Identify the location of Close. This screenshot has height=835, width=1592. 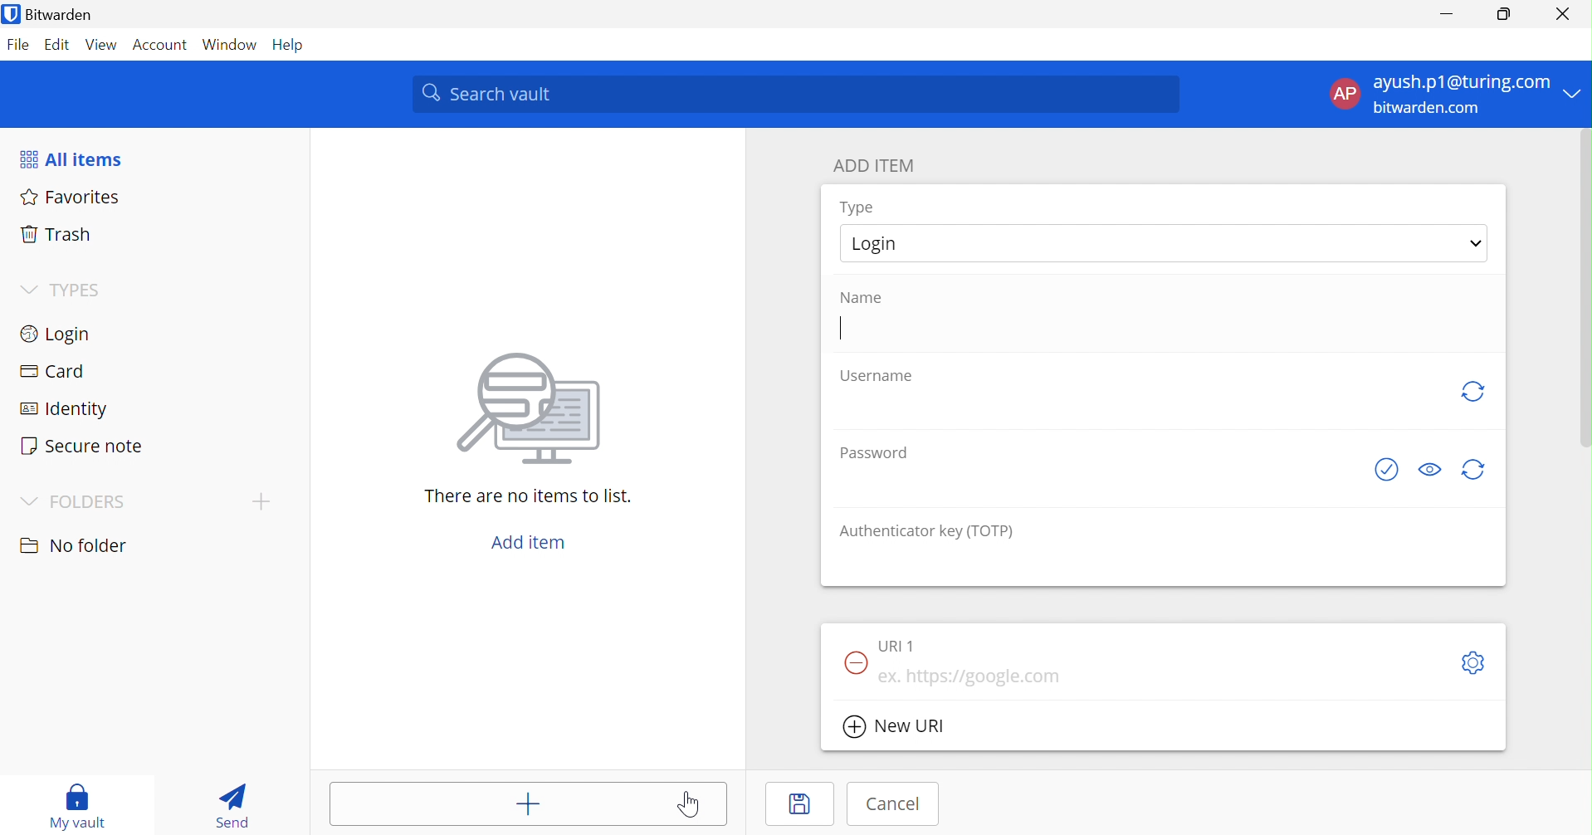
(1562, 14).